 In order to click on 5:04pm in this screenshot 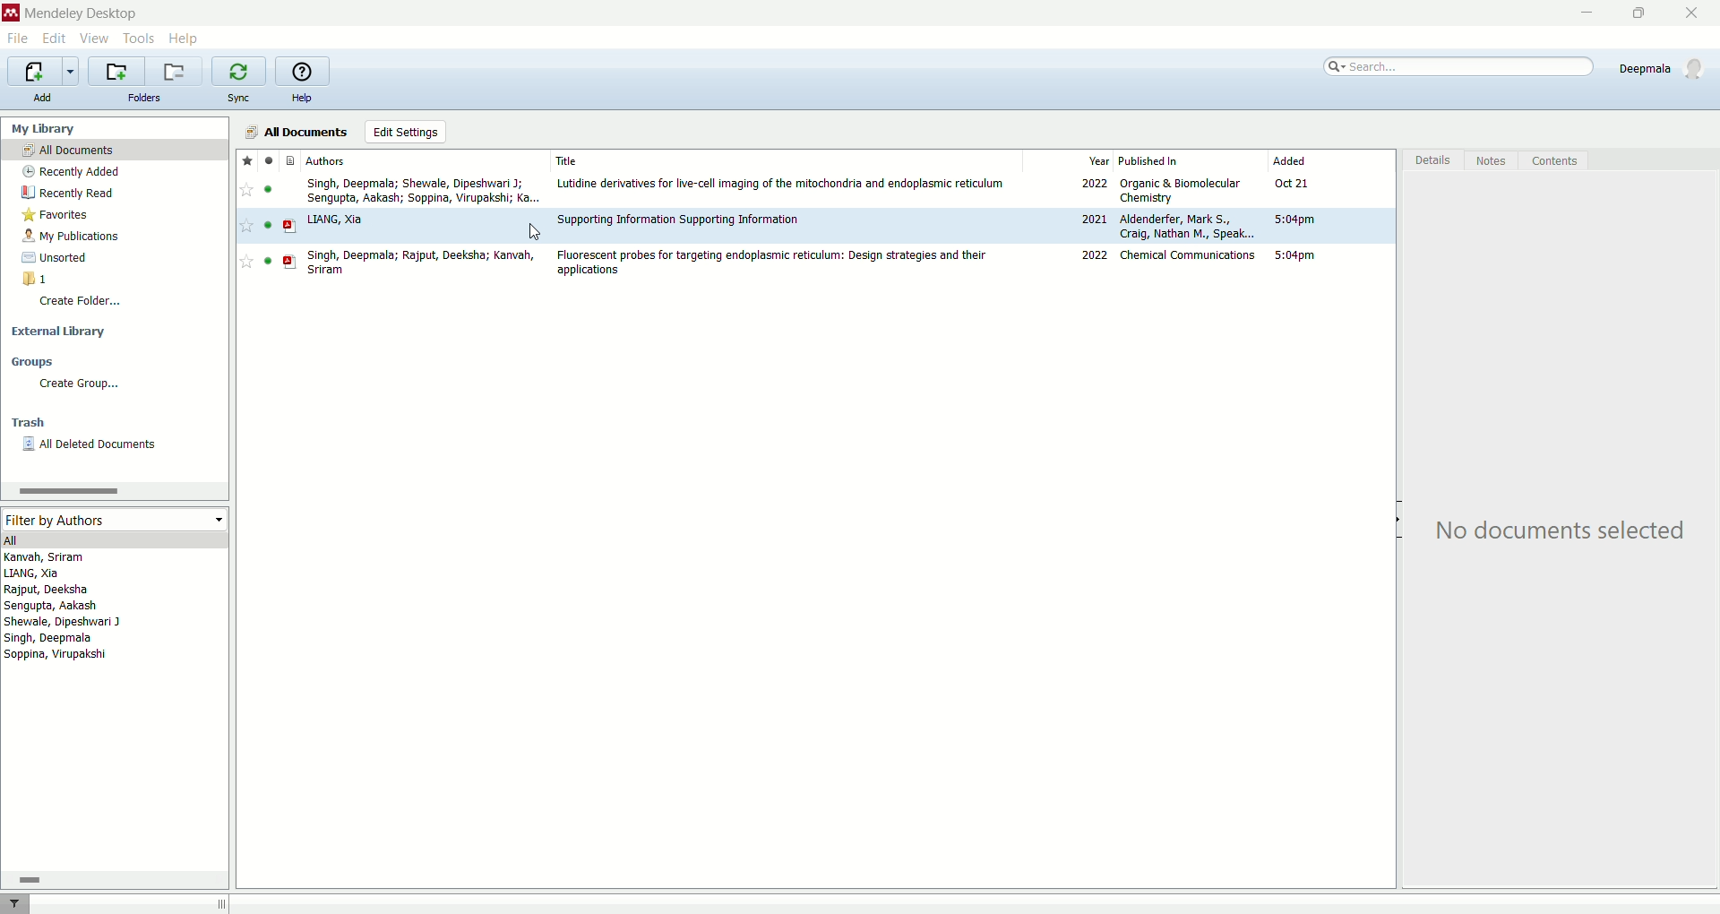, I will do `click(1294, 255)`.